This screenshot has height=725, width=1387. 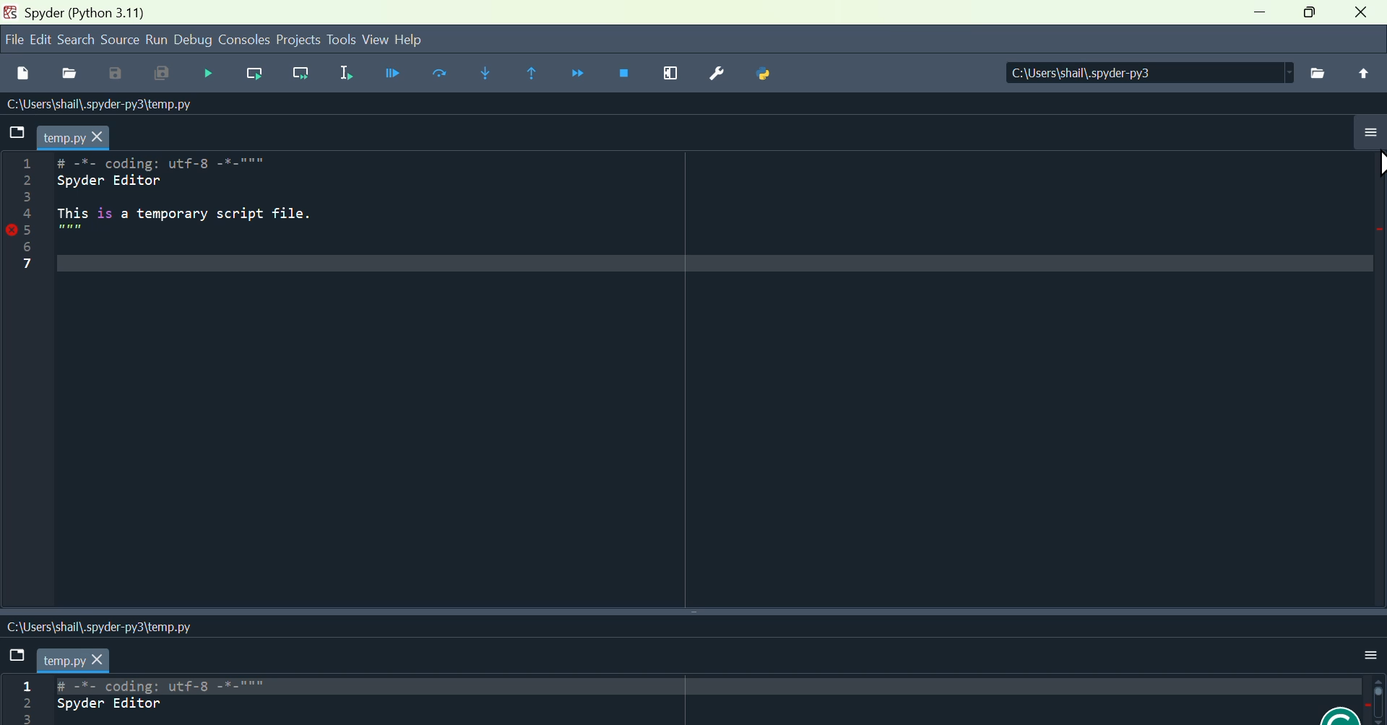 I want to click on Save all, so click(x=169, y=77).